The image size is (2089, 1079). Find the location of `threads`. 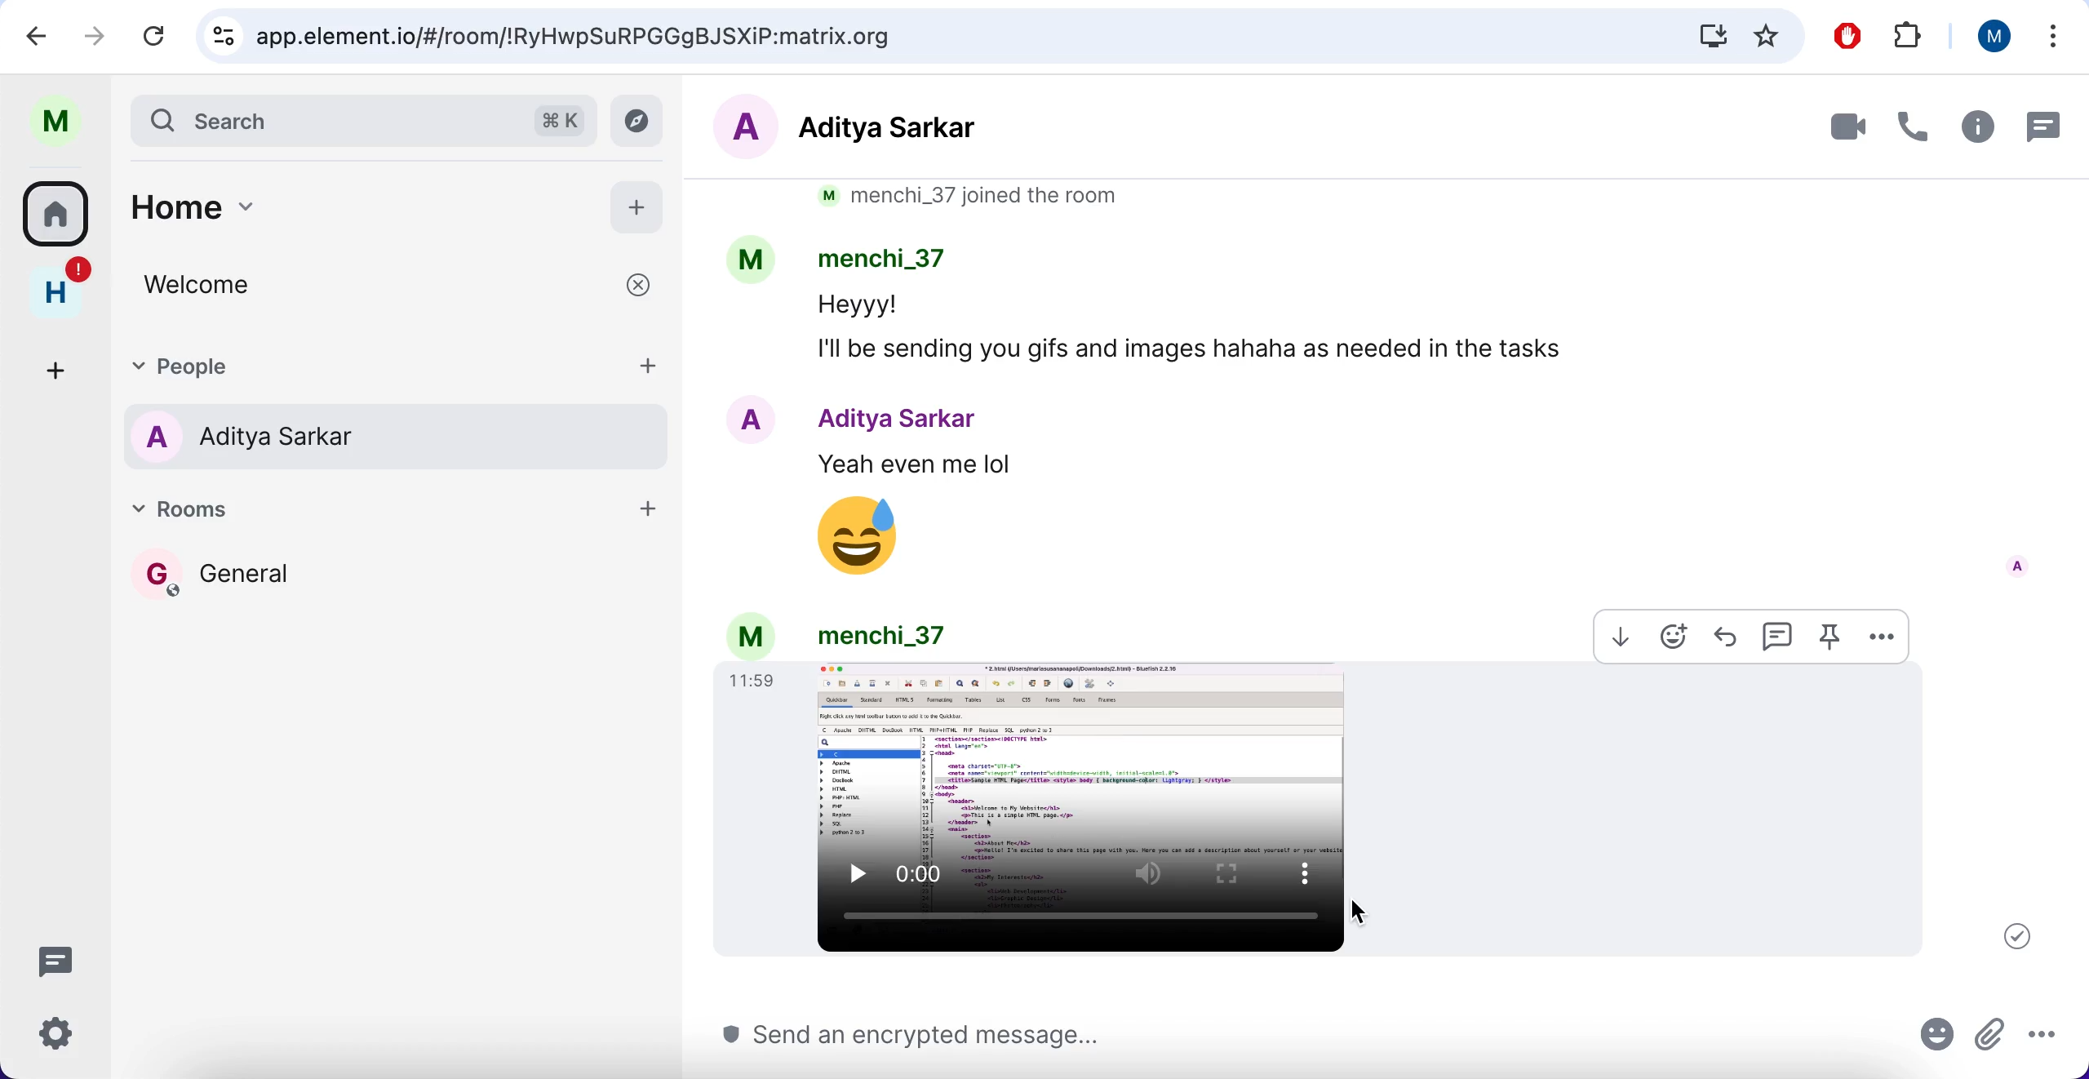

threads is located at coordinates (2046, 132).